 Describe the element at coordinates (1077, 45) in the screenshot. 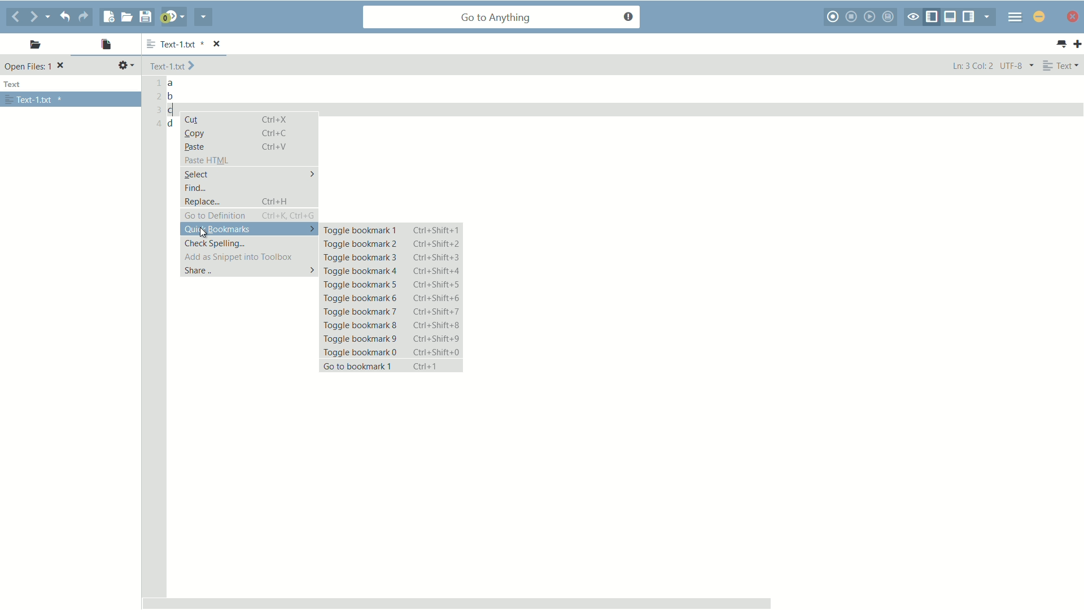

I see `new tab` at that location.